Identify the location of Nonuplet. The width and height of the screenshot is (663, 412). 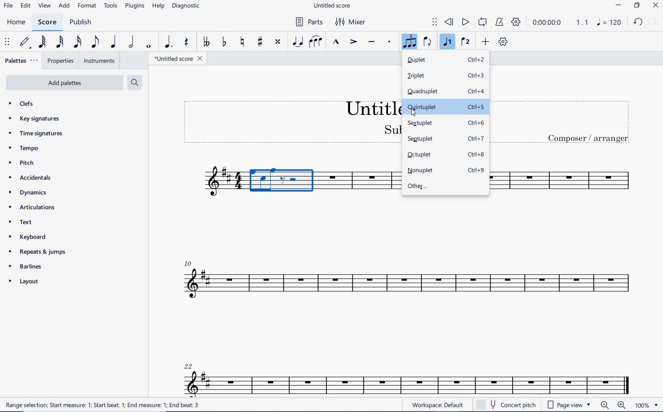
(446, 171).